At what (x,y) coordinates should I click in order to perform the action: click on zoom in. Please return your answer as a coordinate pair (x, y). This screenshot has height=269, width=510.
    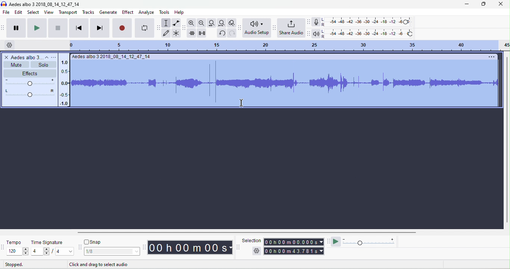
    Looking at the image, I should click on (191, 23).